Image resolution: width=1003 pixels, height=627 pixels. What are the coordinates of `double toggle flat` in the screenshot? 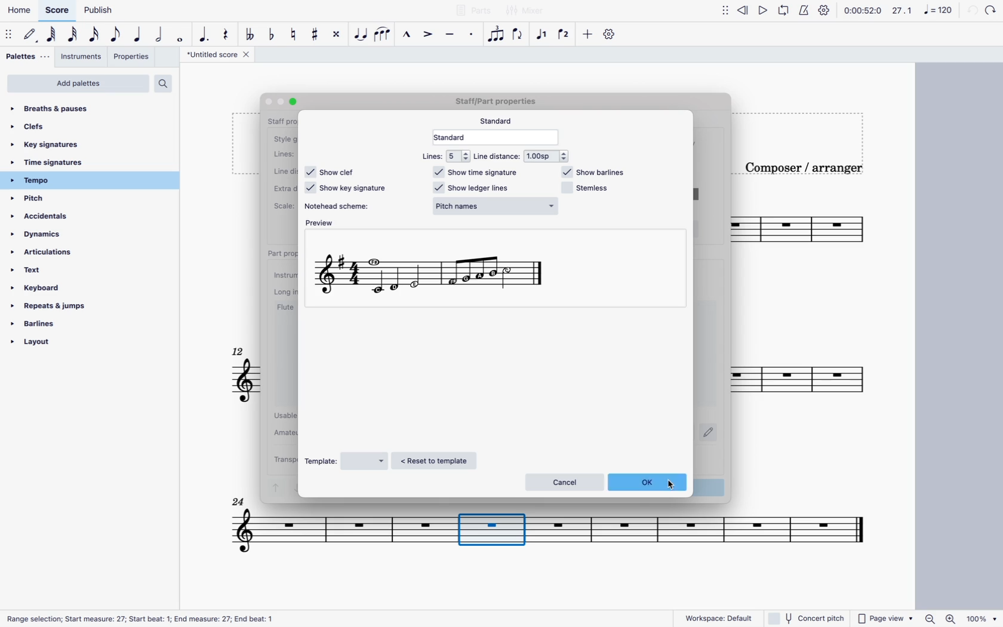 It's located at (250, 35).